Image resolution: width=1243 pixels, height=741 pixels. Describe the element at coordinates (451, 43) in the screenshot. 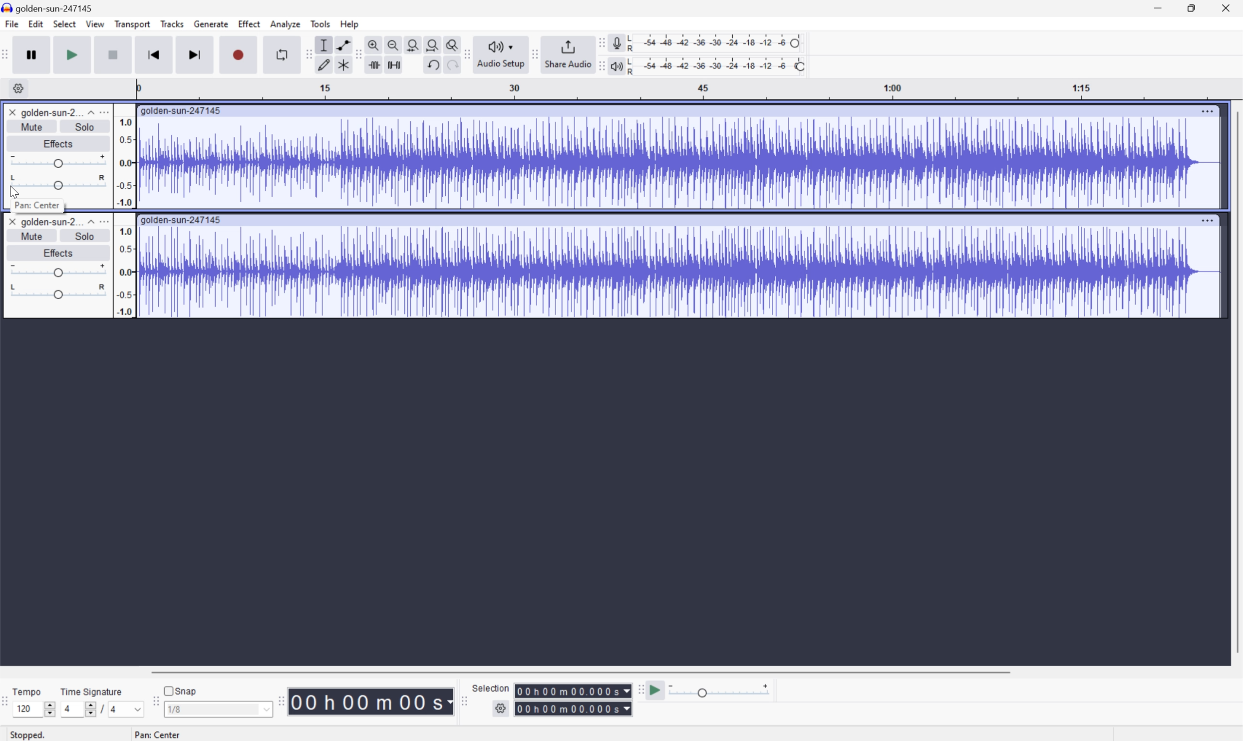

I see `Zoom toggle` at that location.